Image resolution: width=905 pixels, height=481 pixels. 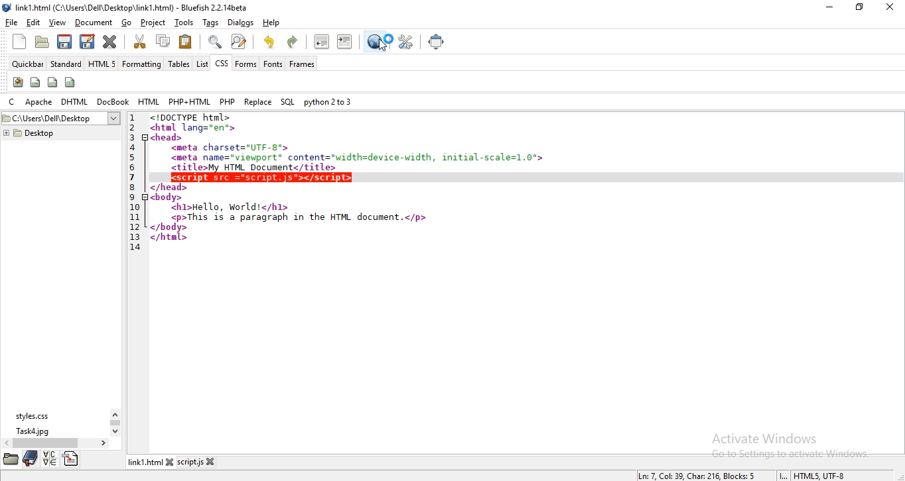 I want to click on line, column, character, block numbers, so click(x=694, y=476).